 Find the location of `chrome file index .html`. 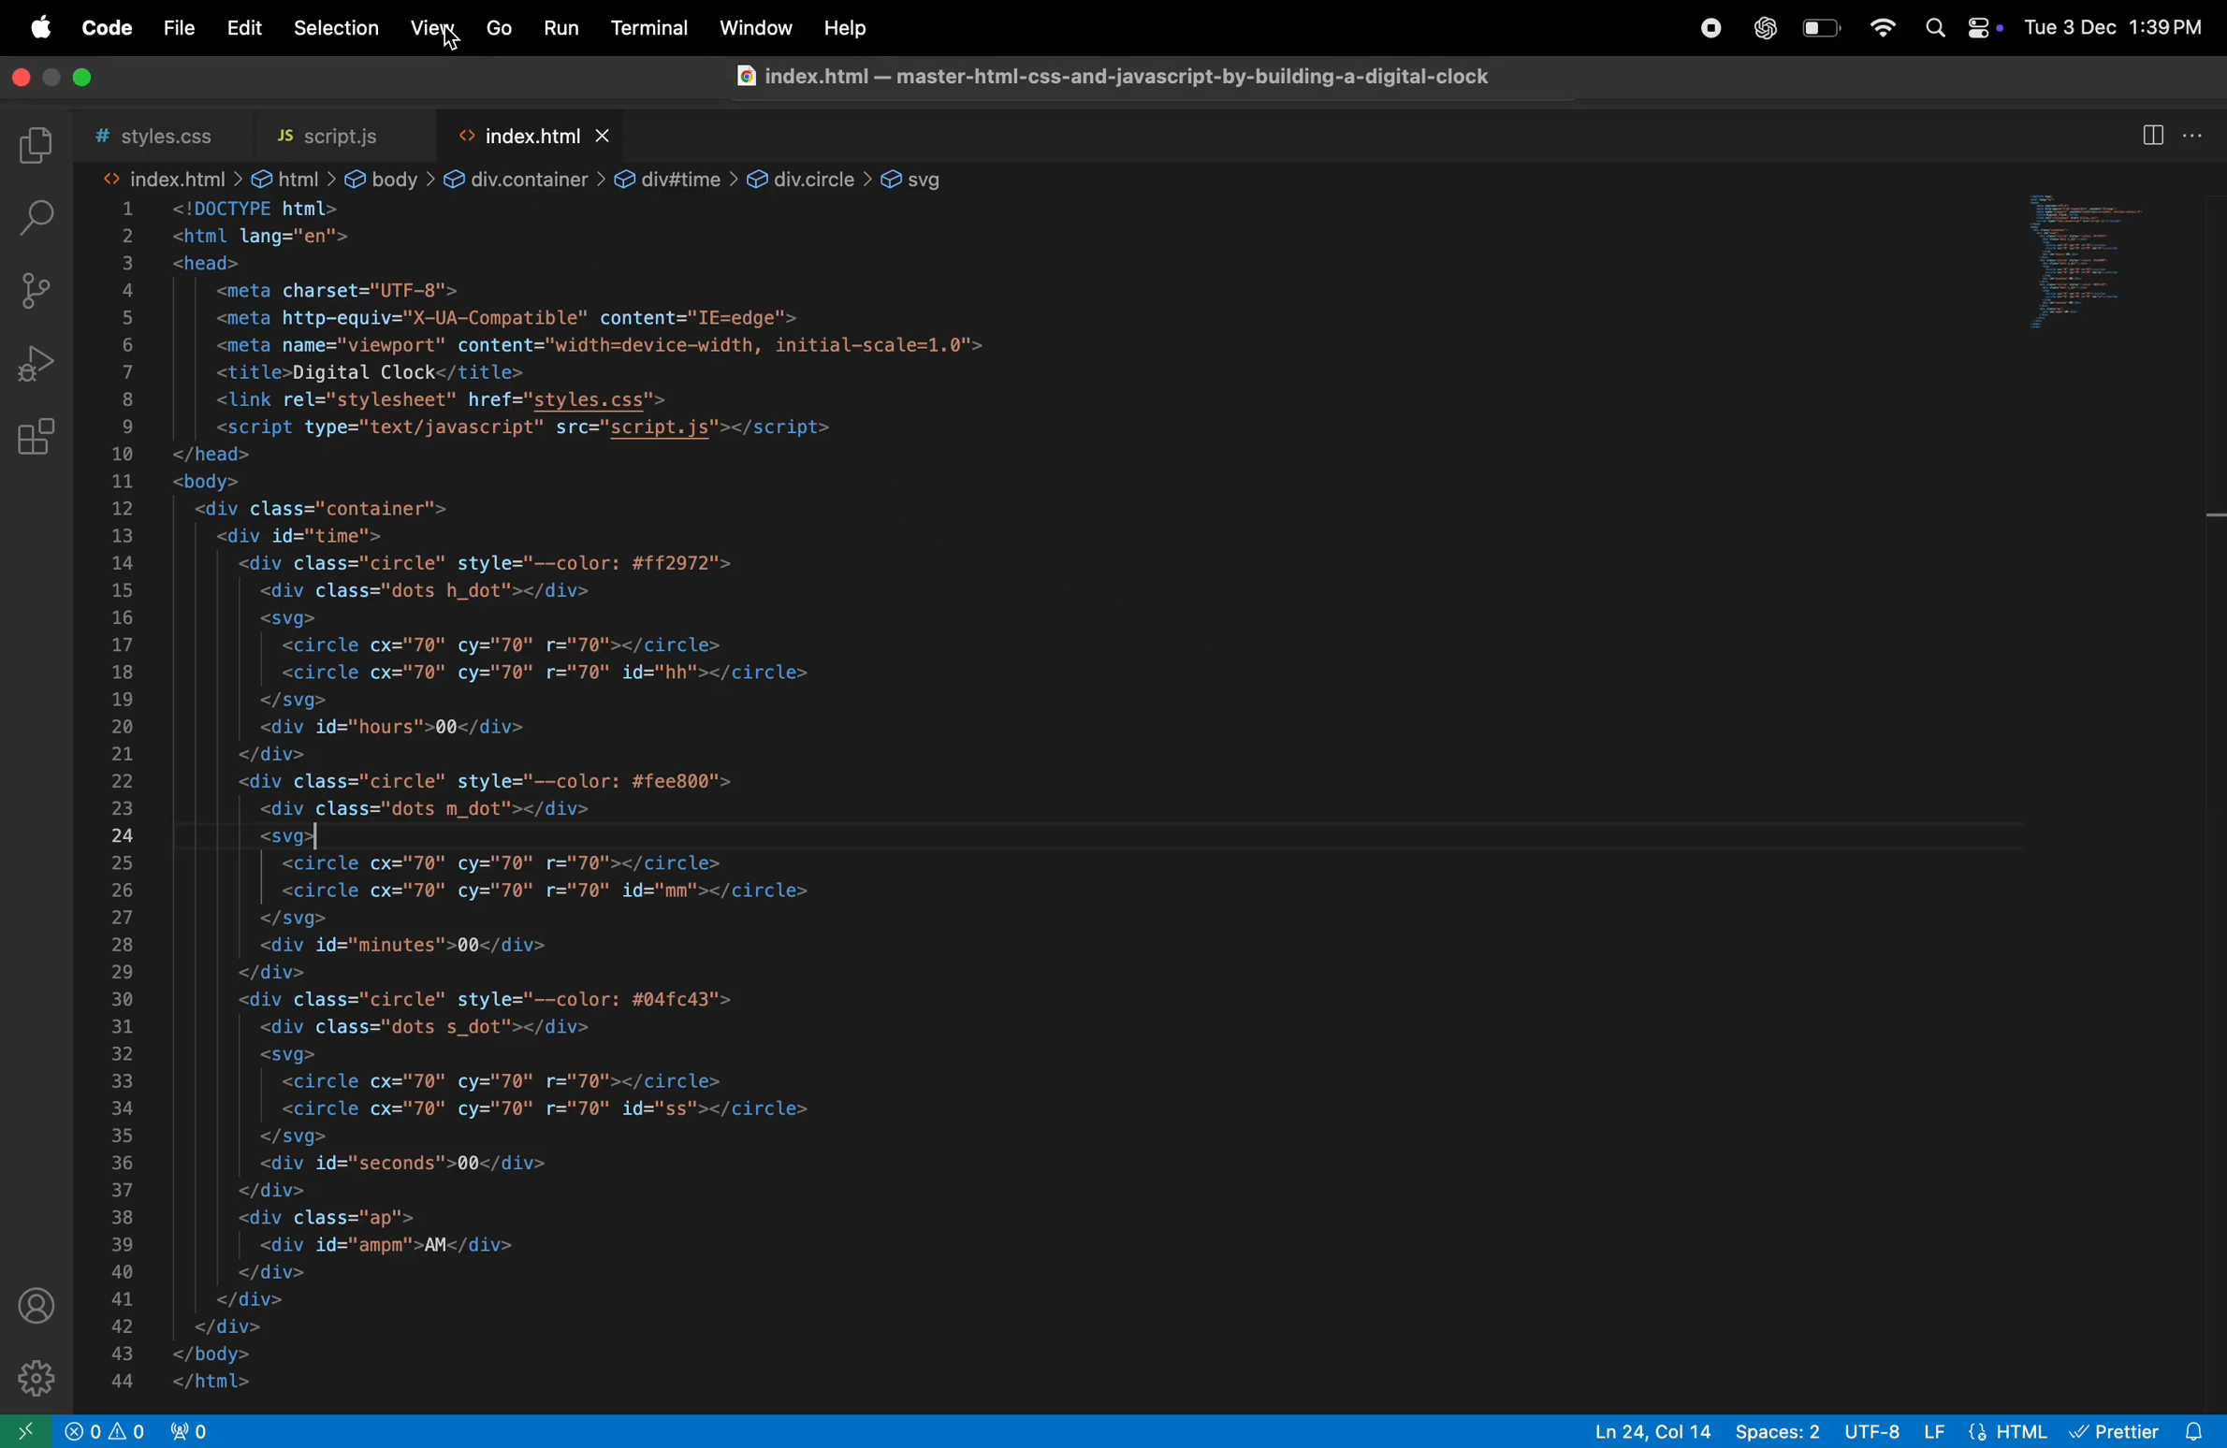

chrome file index .html is located at coordinates (1103, 80).